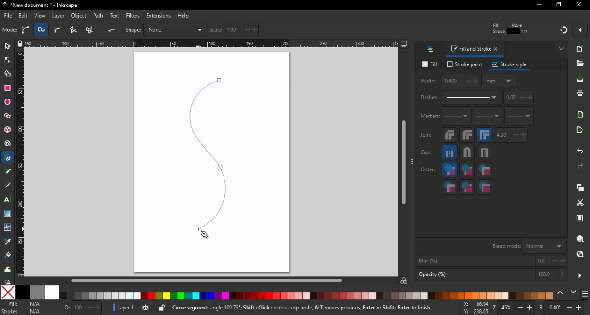  What do you see at coordinates (7, 101) in the screenshot?
I see `ellipse / arc tool` at bounding box center [7, 101].